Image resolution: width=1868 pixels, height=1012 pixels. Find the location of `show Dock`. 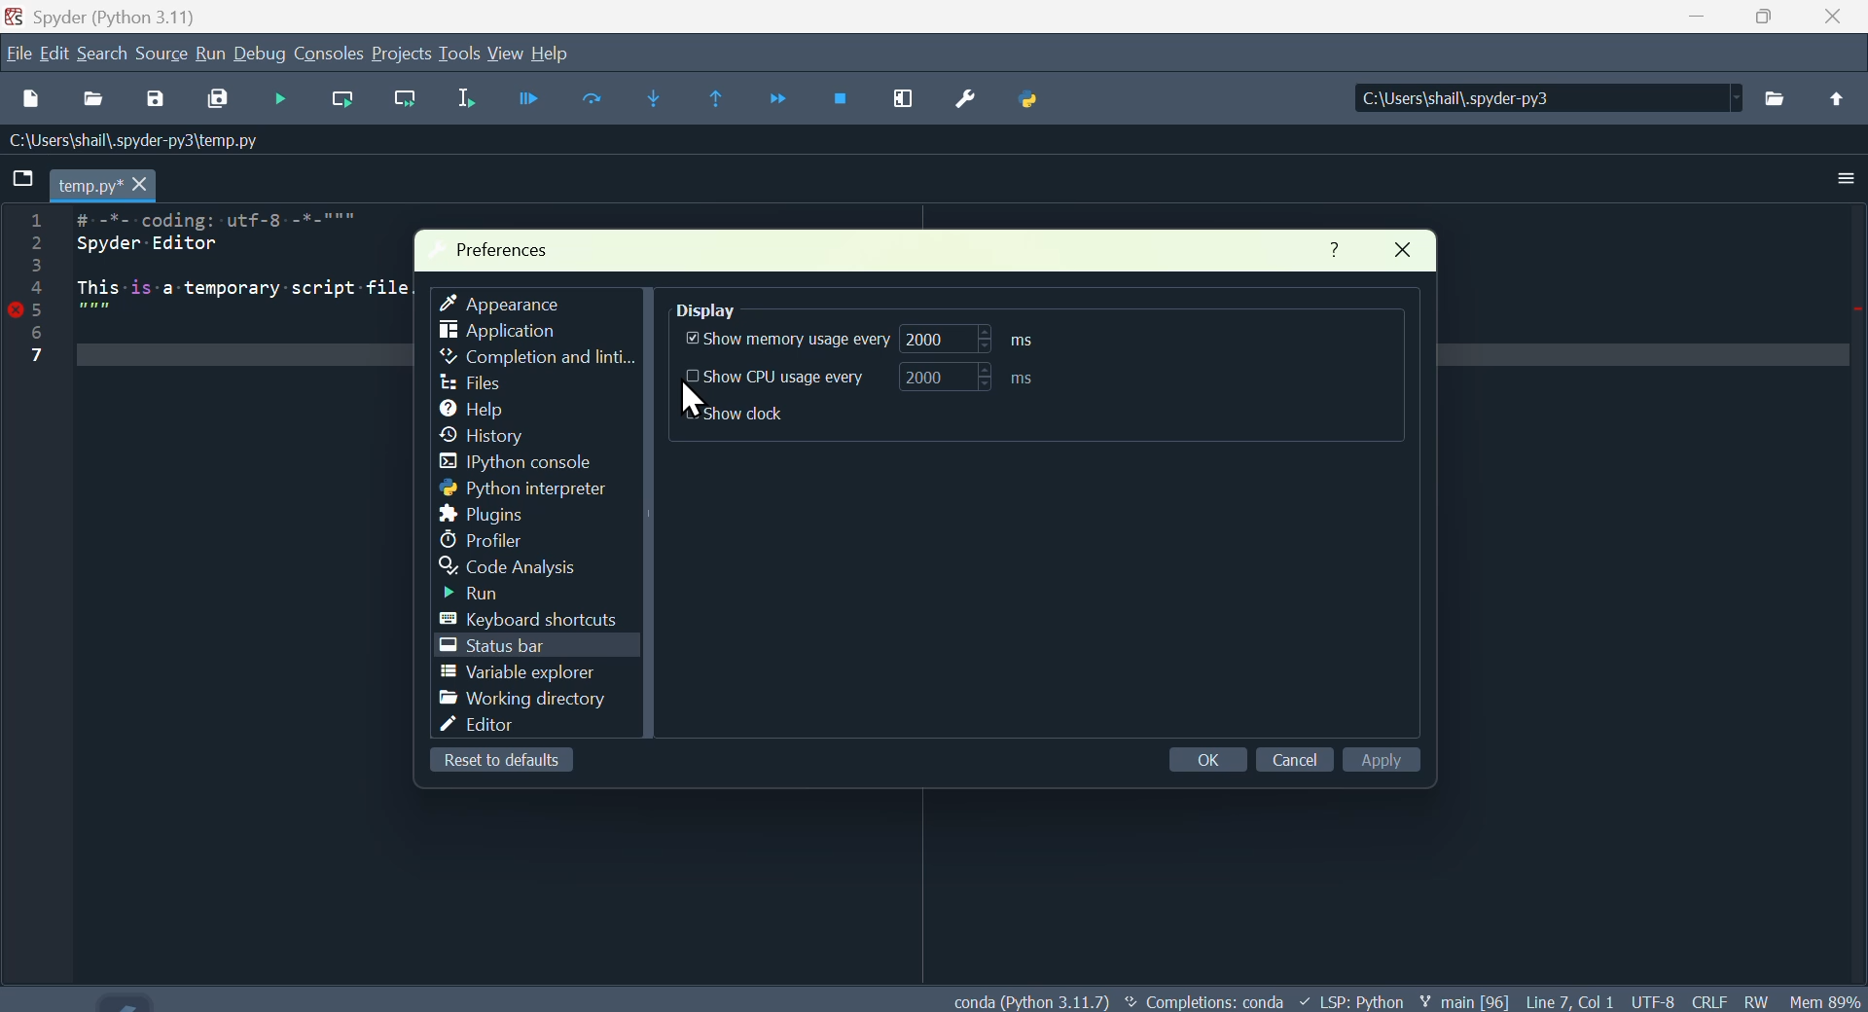

show Dock is located at coordinates (758, 418).